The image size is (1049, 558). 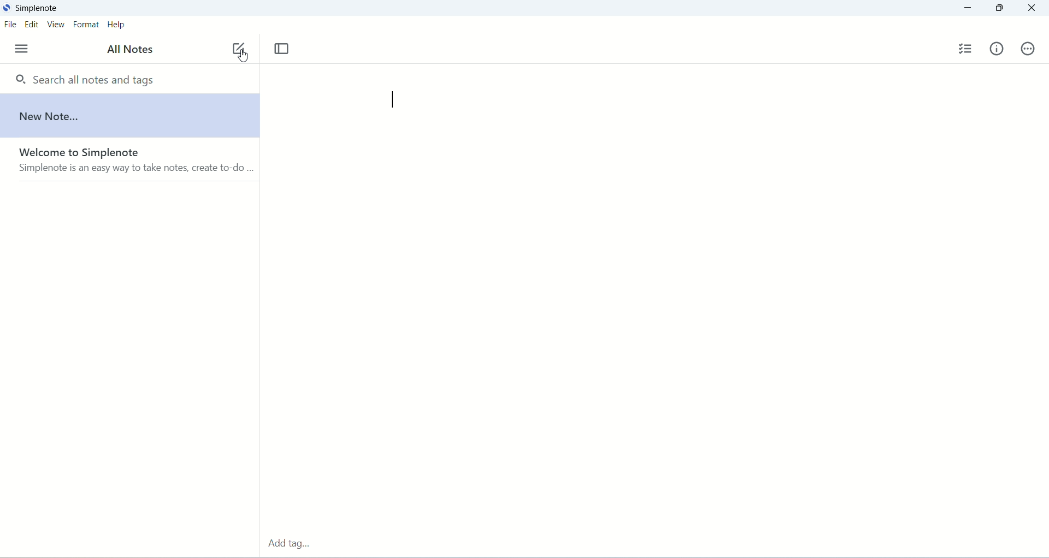 I want to click on info, so click(x=997, y=51).